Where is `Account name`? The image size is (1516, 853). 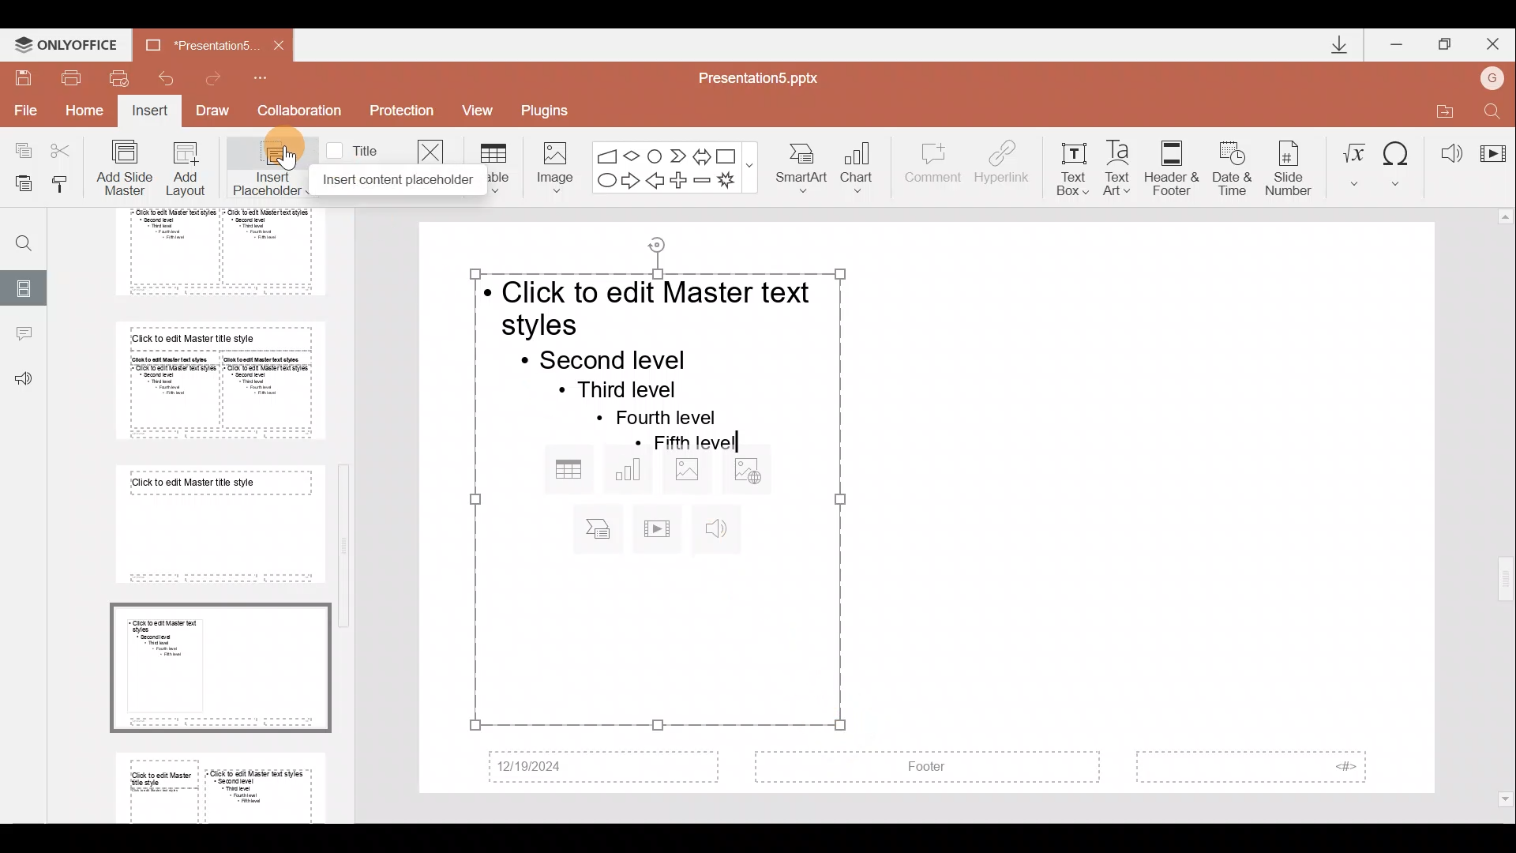
Account name is located at coordinates (1495, 76).